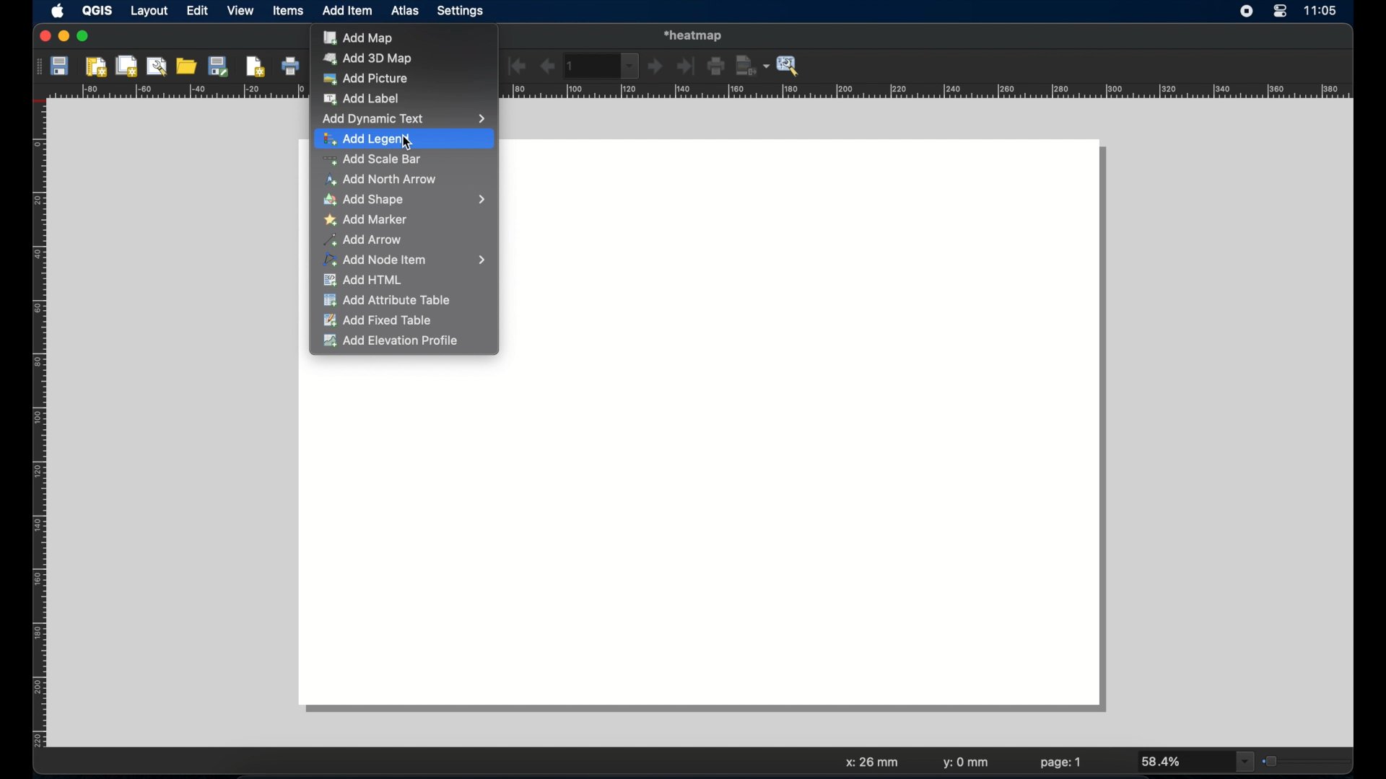  What do you see at coordinates (365, 79) in the screenshot?
I see `add picture` at bounding box center [365, 79].